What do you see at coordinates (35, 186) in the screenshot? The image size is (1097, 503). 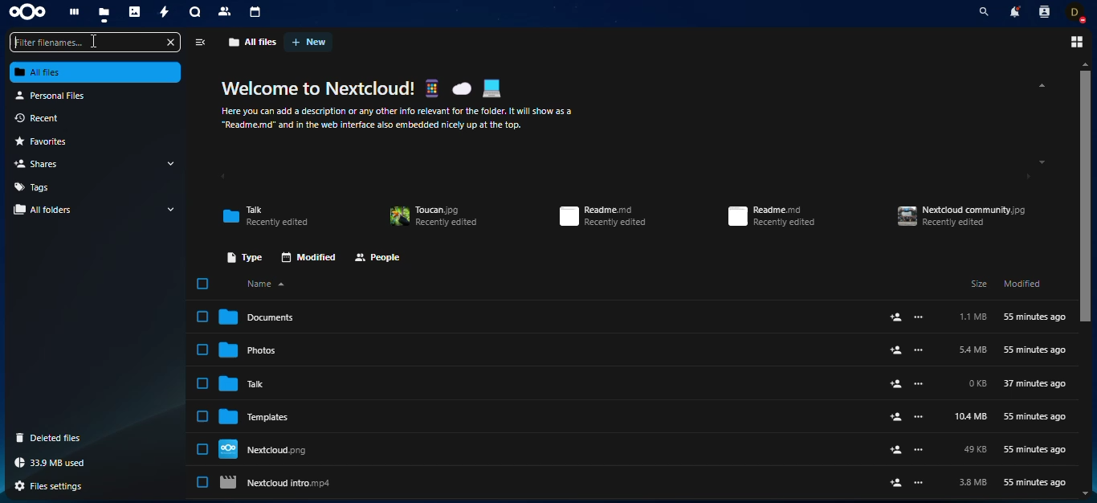 I see `tags` at bounding box center [35, 186].